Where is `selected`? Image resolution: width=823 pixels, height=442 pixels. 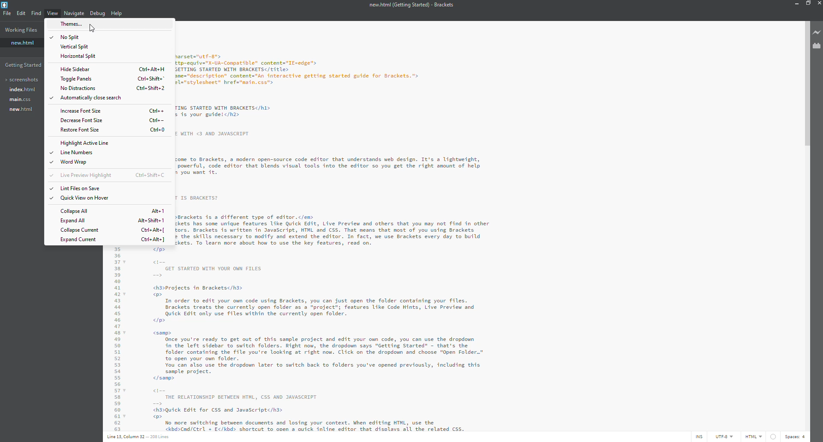
selected is located at coordinates (49, 198).